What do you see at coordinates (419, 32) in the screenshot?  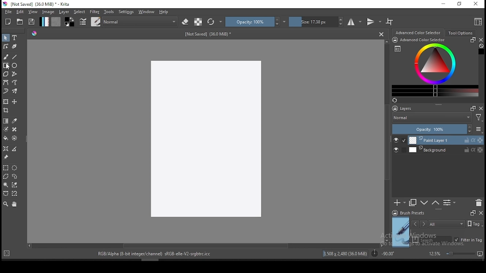 I see `advance color selector` at bounding box center [419, 32].